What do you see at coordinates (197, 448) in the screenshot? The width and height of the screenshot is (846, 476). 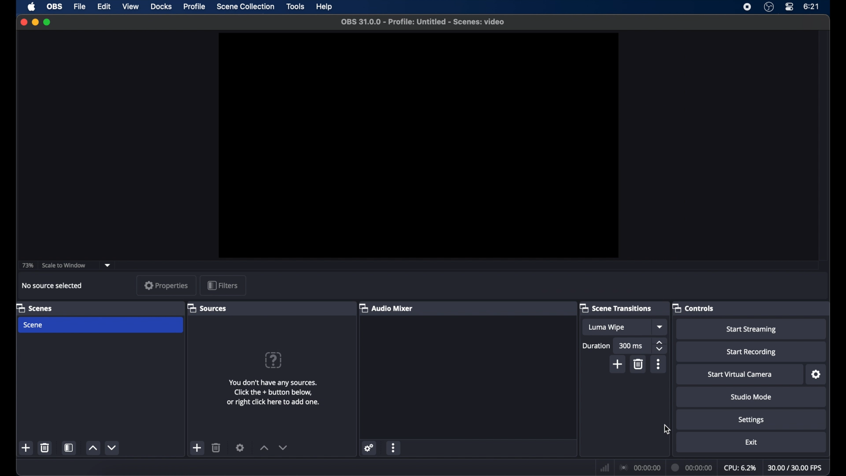 I see `add` at bounding box center [197, 448].